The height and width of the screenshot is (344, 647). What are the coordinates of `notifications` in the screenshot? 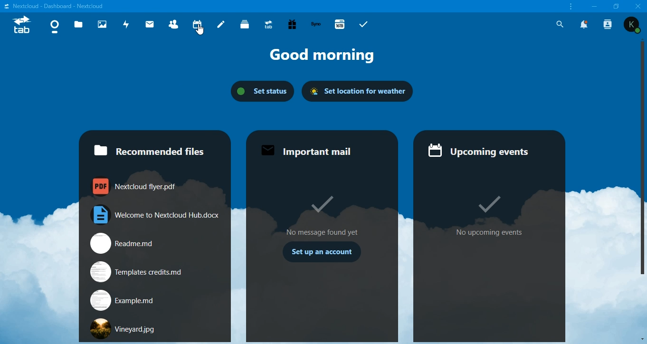 It's located at (585, 24).